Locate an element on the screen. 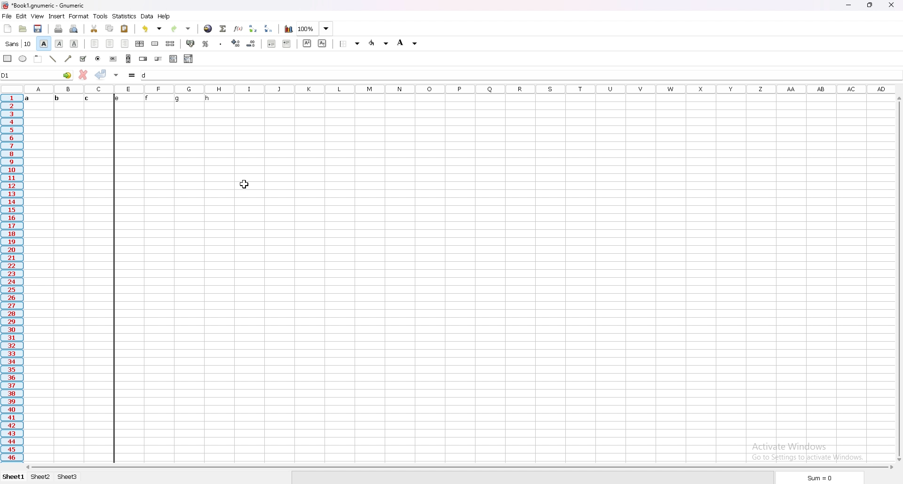 The image size is (903, 484). file name is located at coordinates (43, 5).